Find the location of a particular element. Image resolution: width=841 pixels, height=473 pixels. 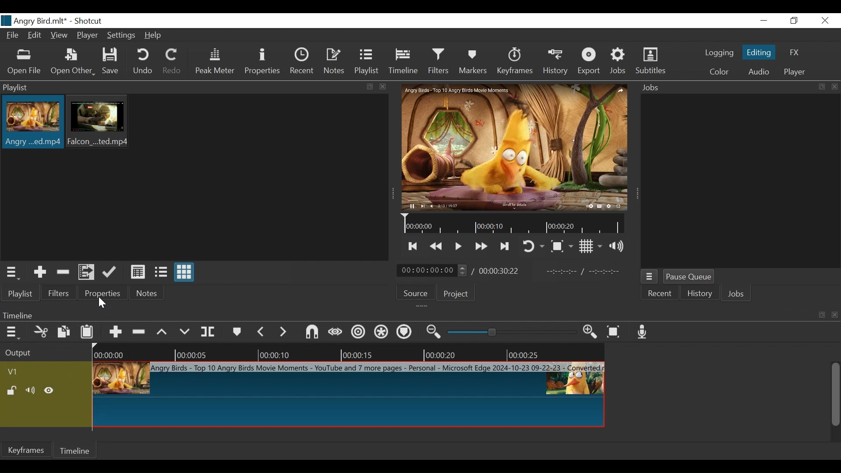

Properties is located at coordinates (262, 63).